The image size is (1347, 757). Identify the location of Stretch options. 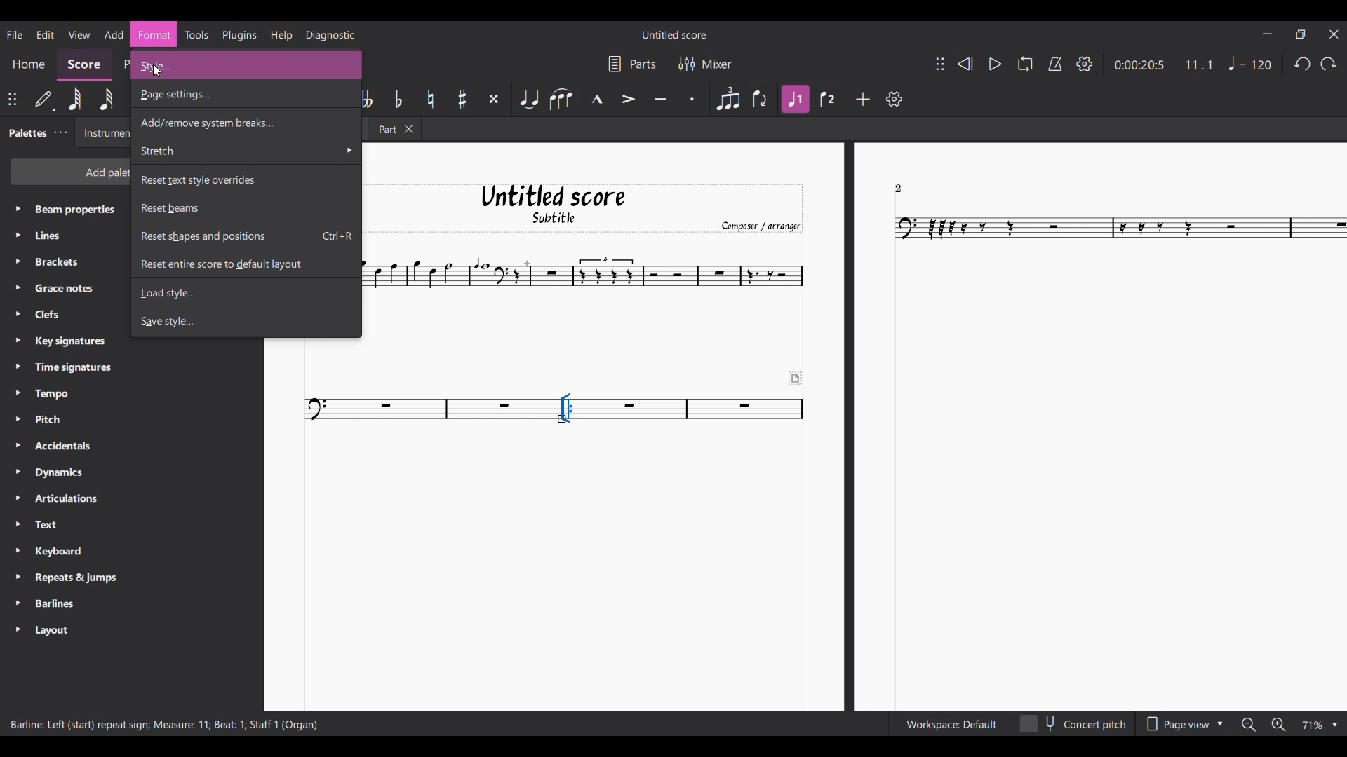
(246, 151).